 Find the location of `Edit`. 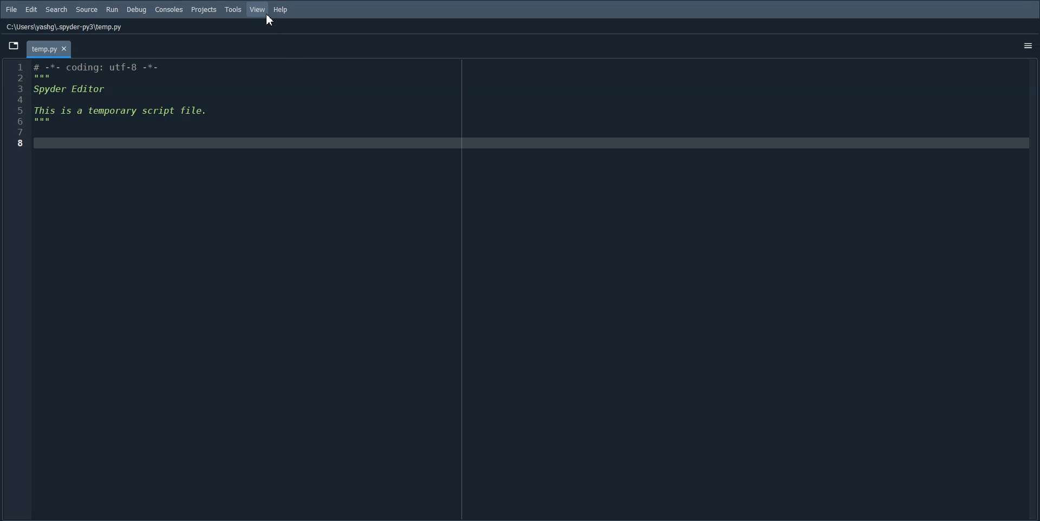

Edit is located at coordinates (31, 9).